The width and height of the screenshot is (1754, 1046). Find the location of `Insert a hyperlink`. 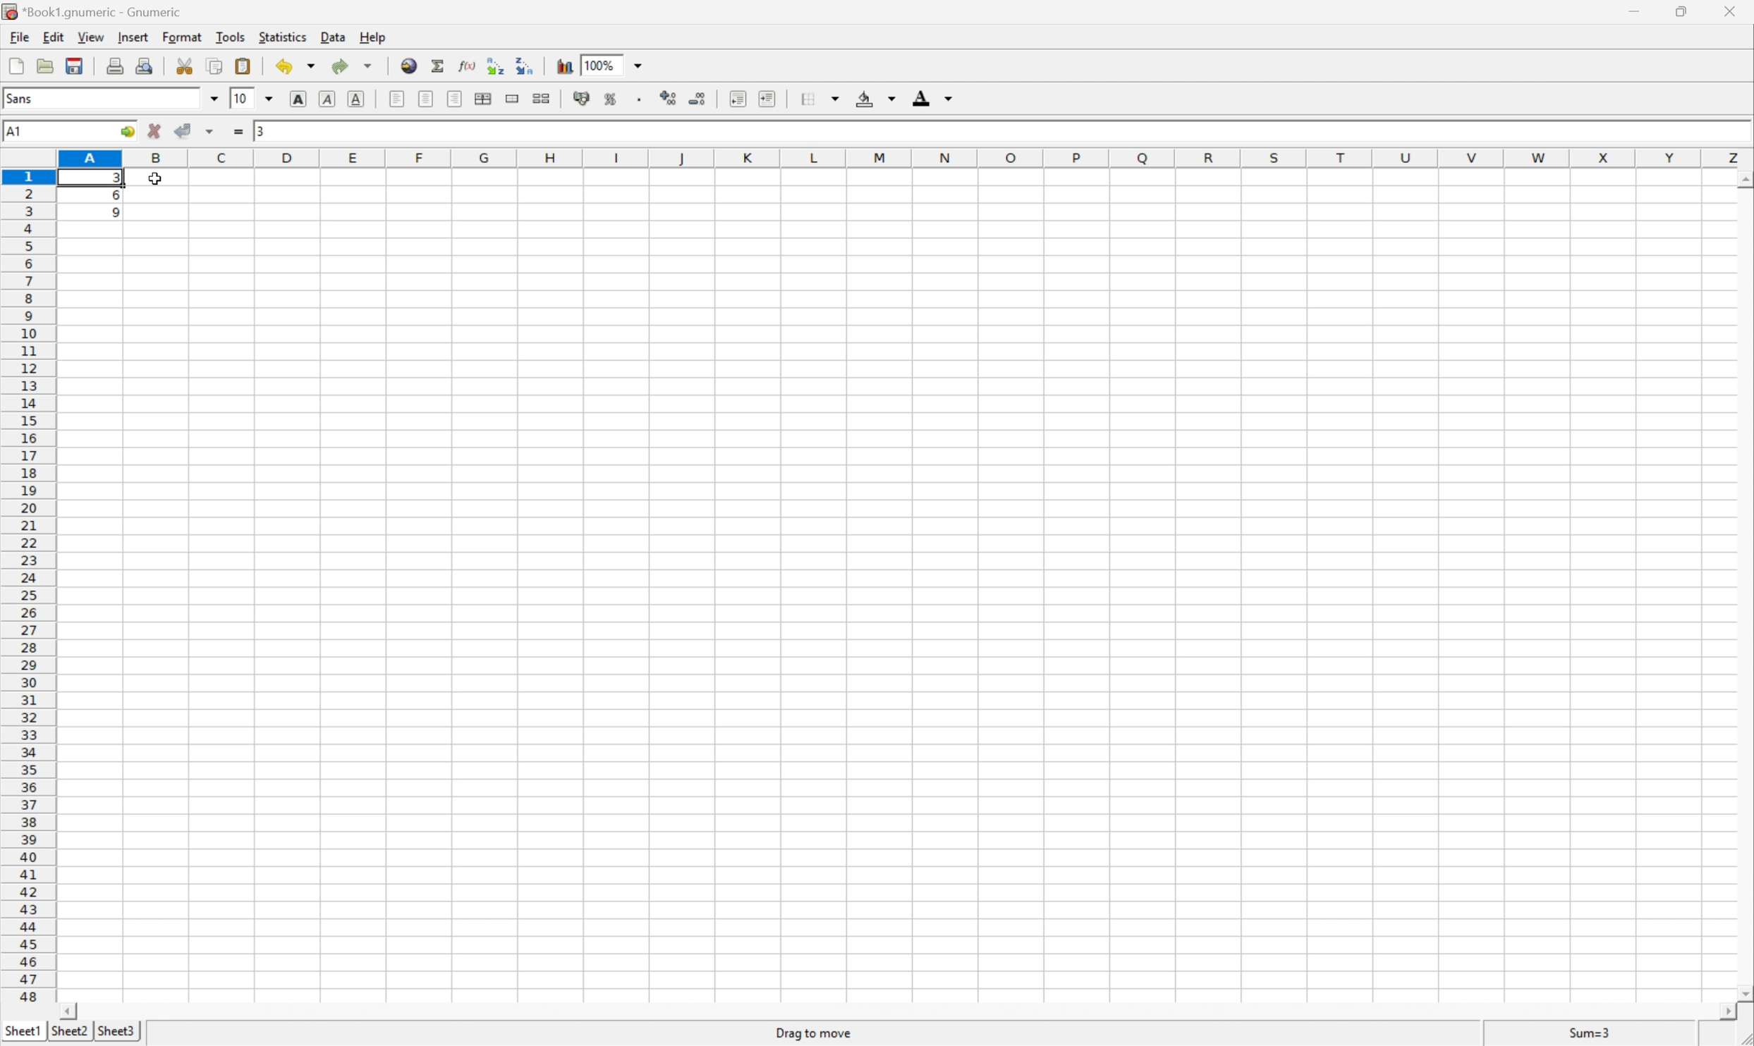

Insert a hyperlink is located at coordinates (409, 66).